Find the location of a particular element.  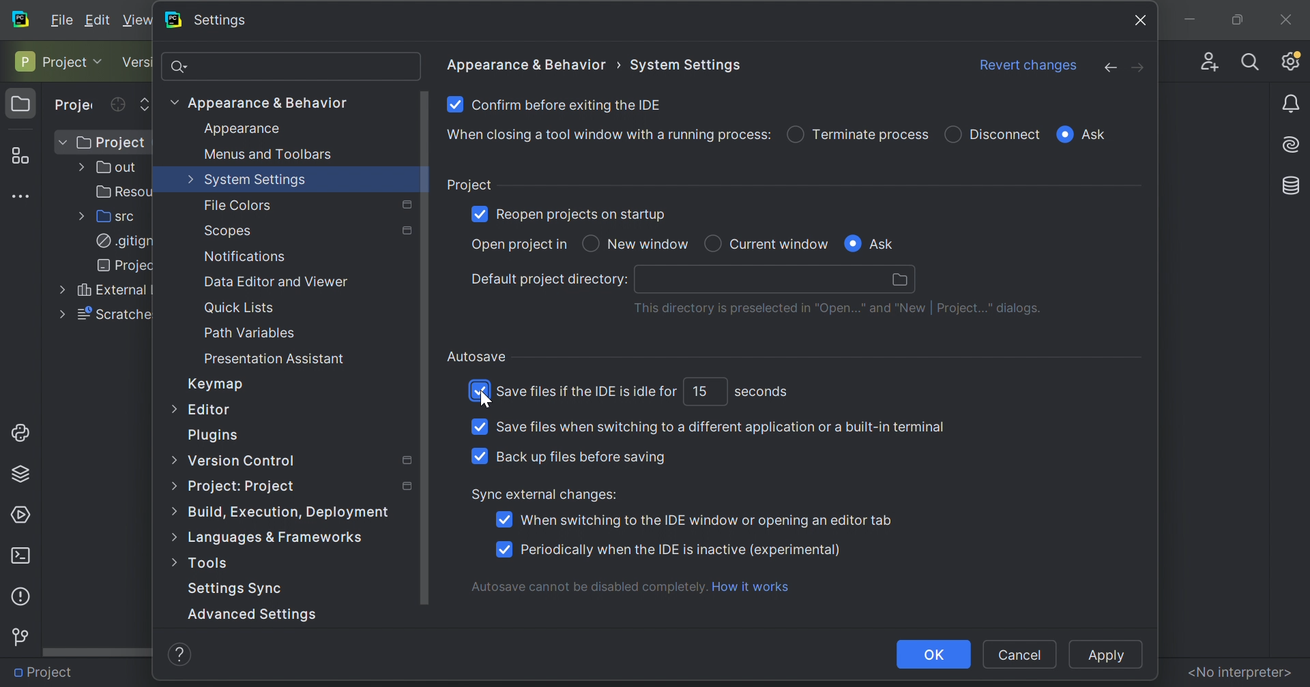

Confirm before existing the IDE is located at coordinates (568, 104).